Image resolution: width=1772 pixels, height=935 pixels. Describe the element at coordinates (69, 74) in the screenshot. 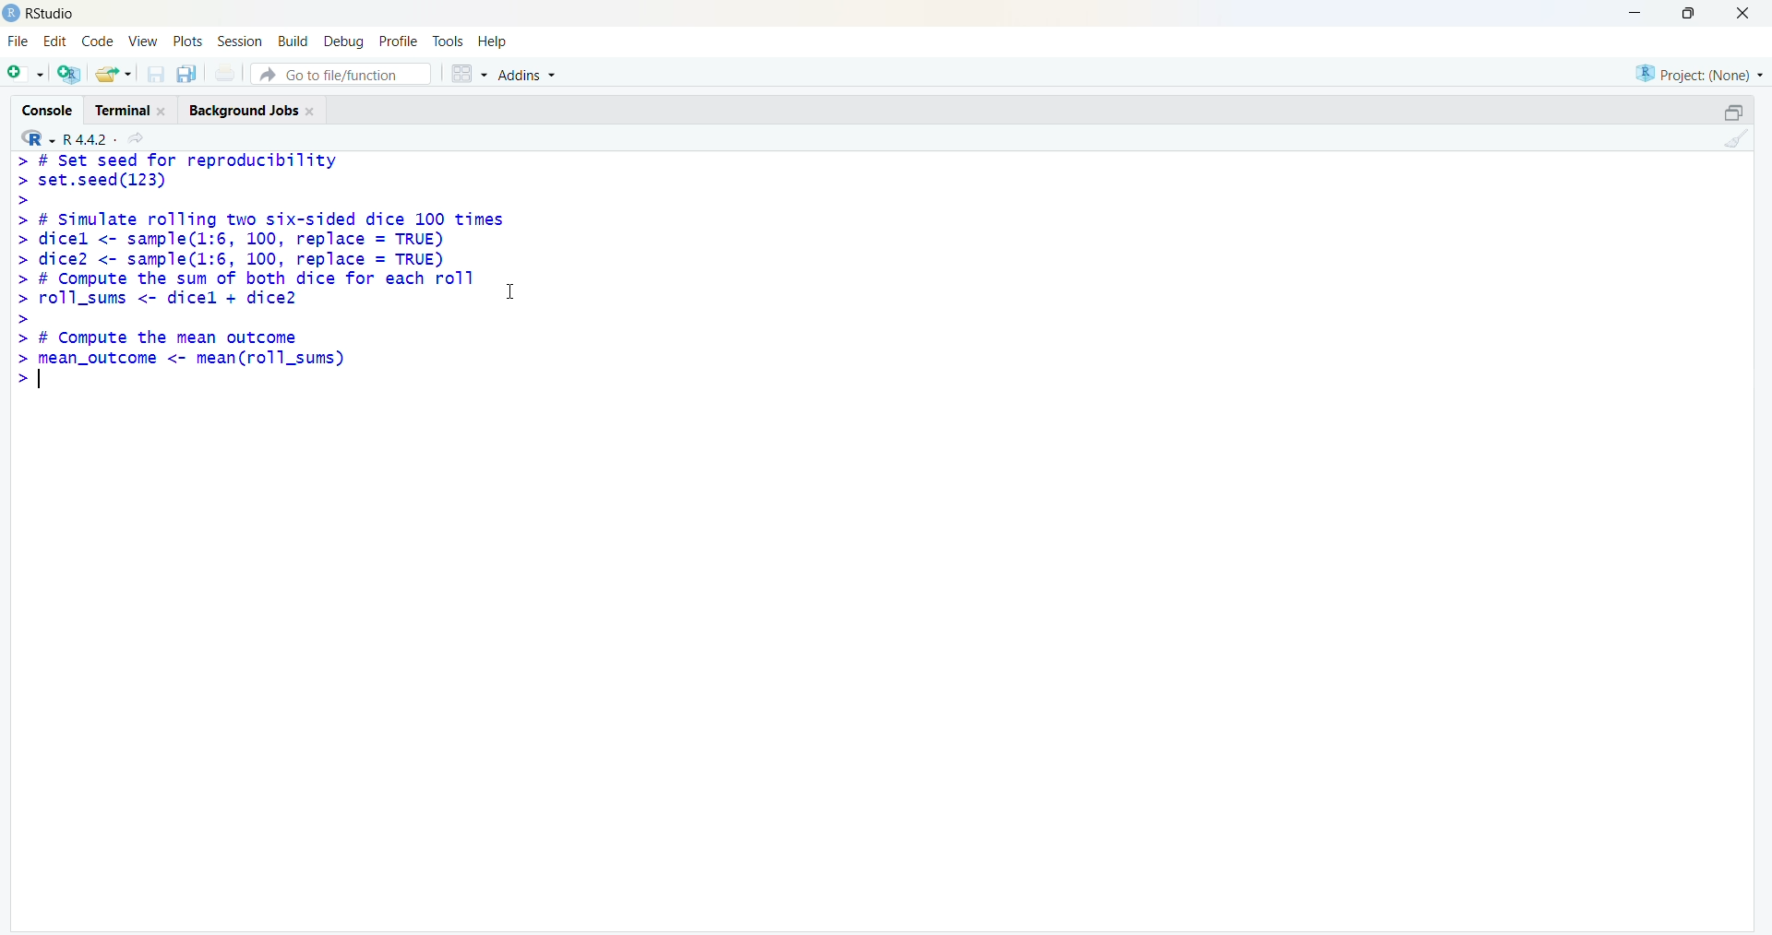

I see `add R file` at that location.